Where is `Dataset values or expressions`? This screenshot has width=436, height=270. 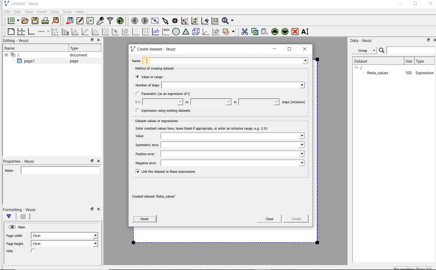 Dataset values or expressions is located at coordinates (160, 120).